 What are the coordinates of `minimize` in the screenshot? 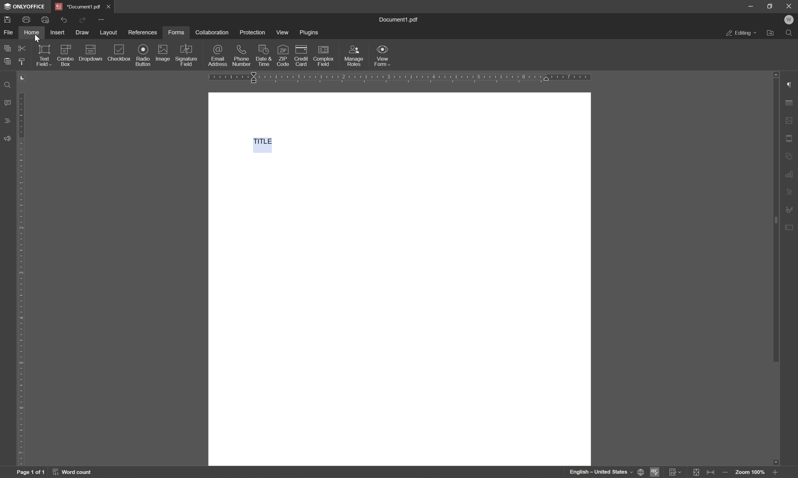 It's located at (750, 6).